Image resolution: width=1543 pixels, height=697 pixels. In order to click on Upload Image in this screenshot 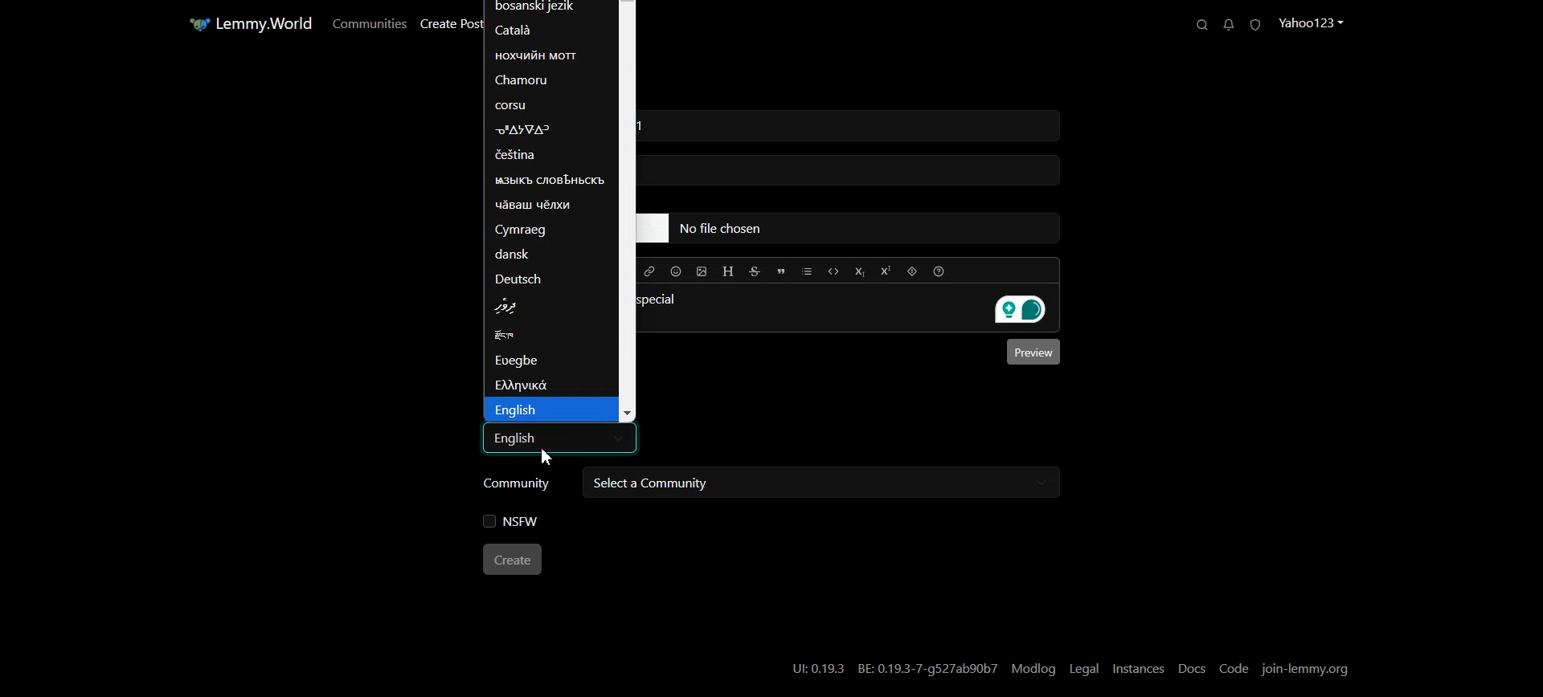, I will do `click(702, 271)`.